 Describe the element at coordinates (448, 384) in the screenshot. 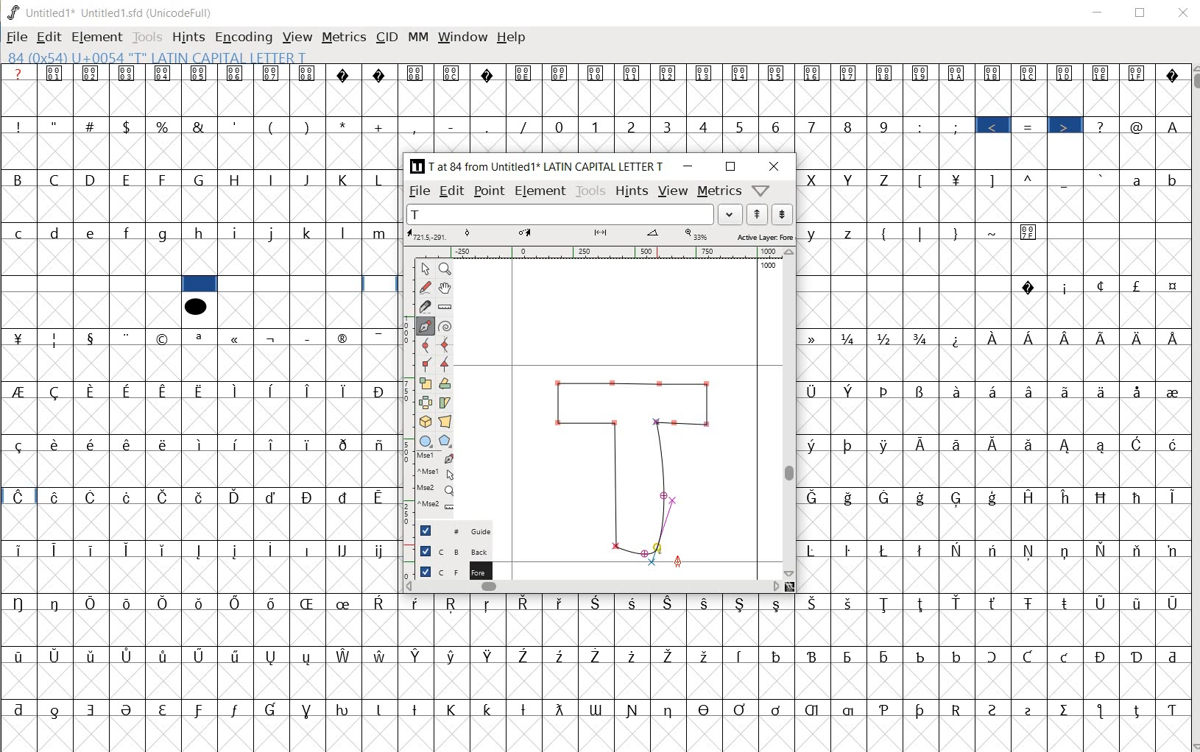

I see `rotate` at that location.